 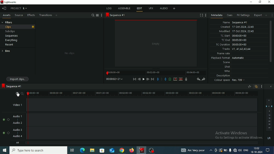 I want to click on Mute/unmute this track, so click(x=4, y=133).